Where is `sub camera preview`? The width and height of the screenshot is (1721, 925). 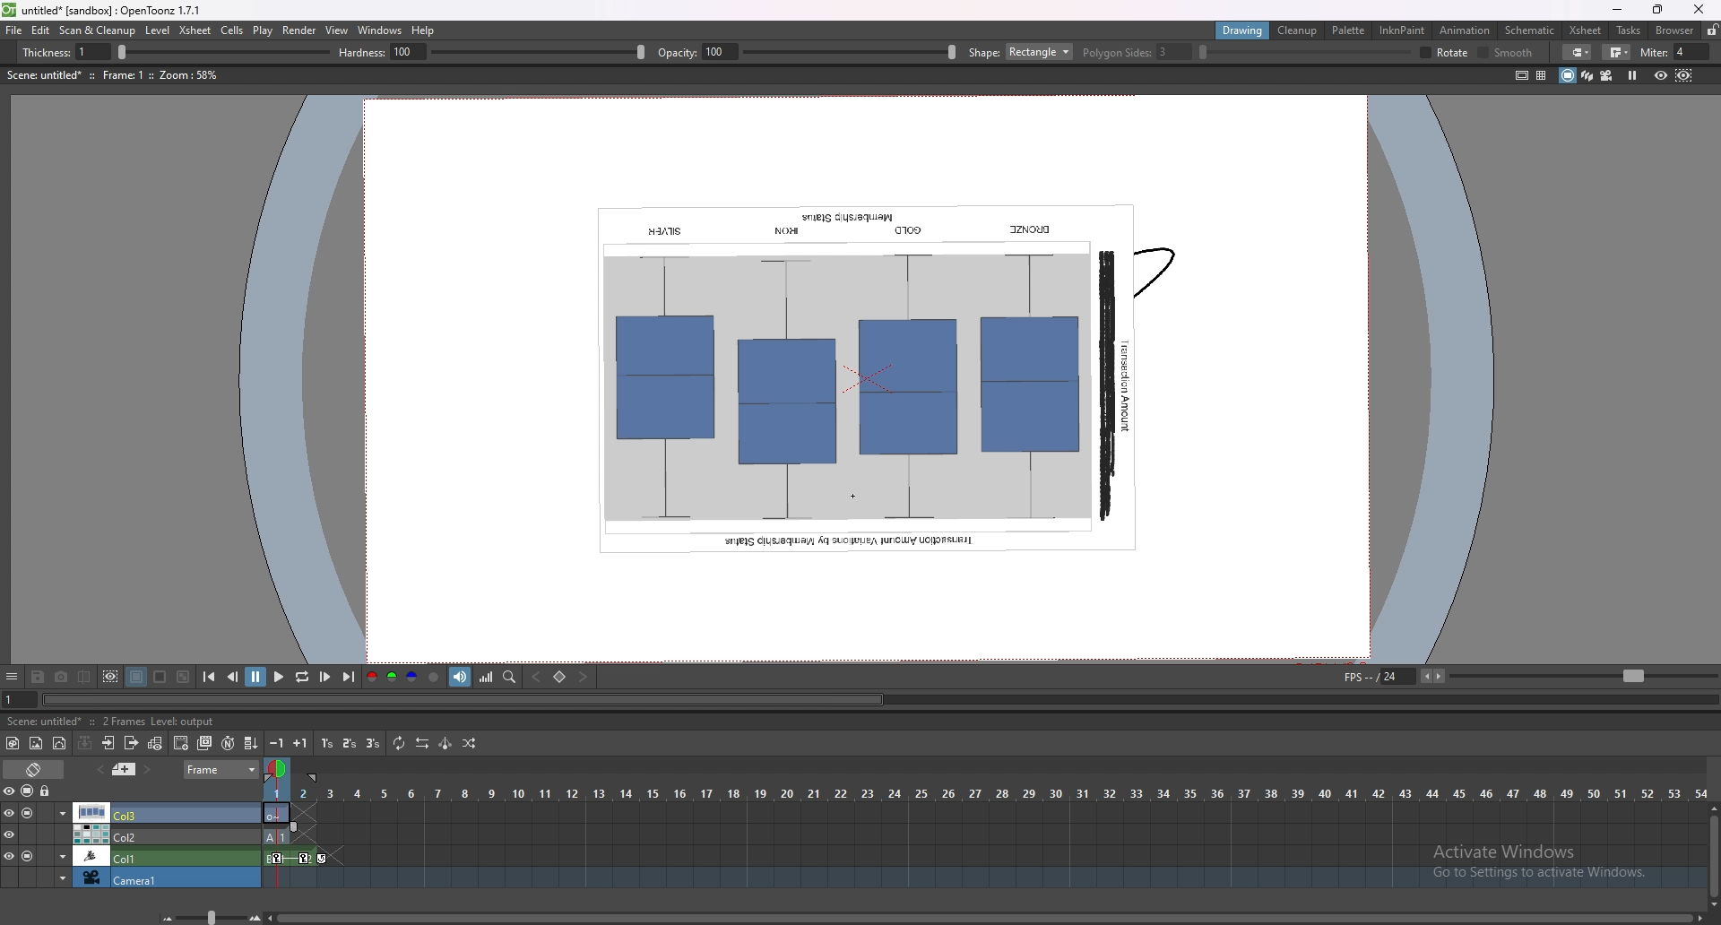
sub camera preview is located at coordinates (1684, 74).